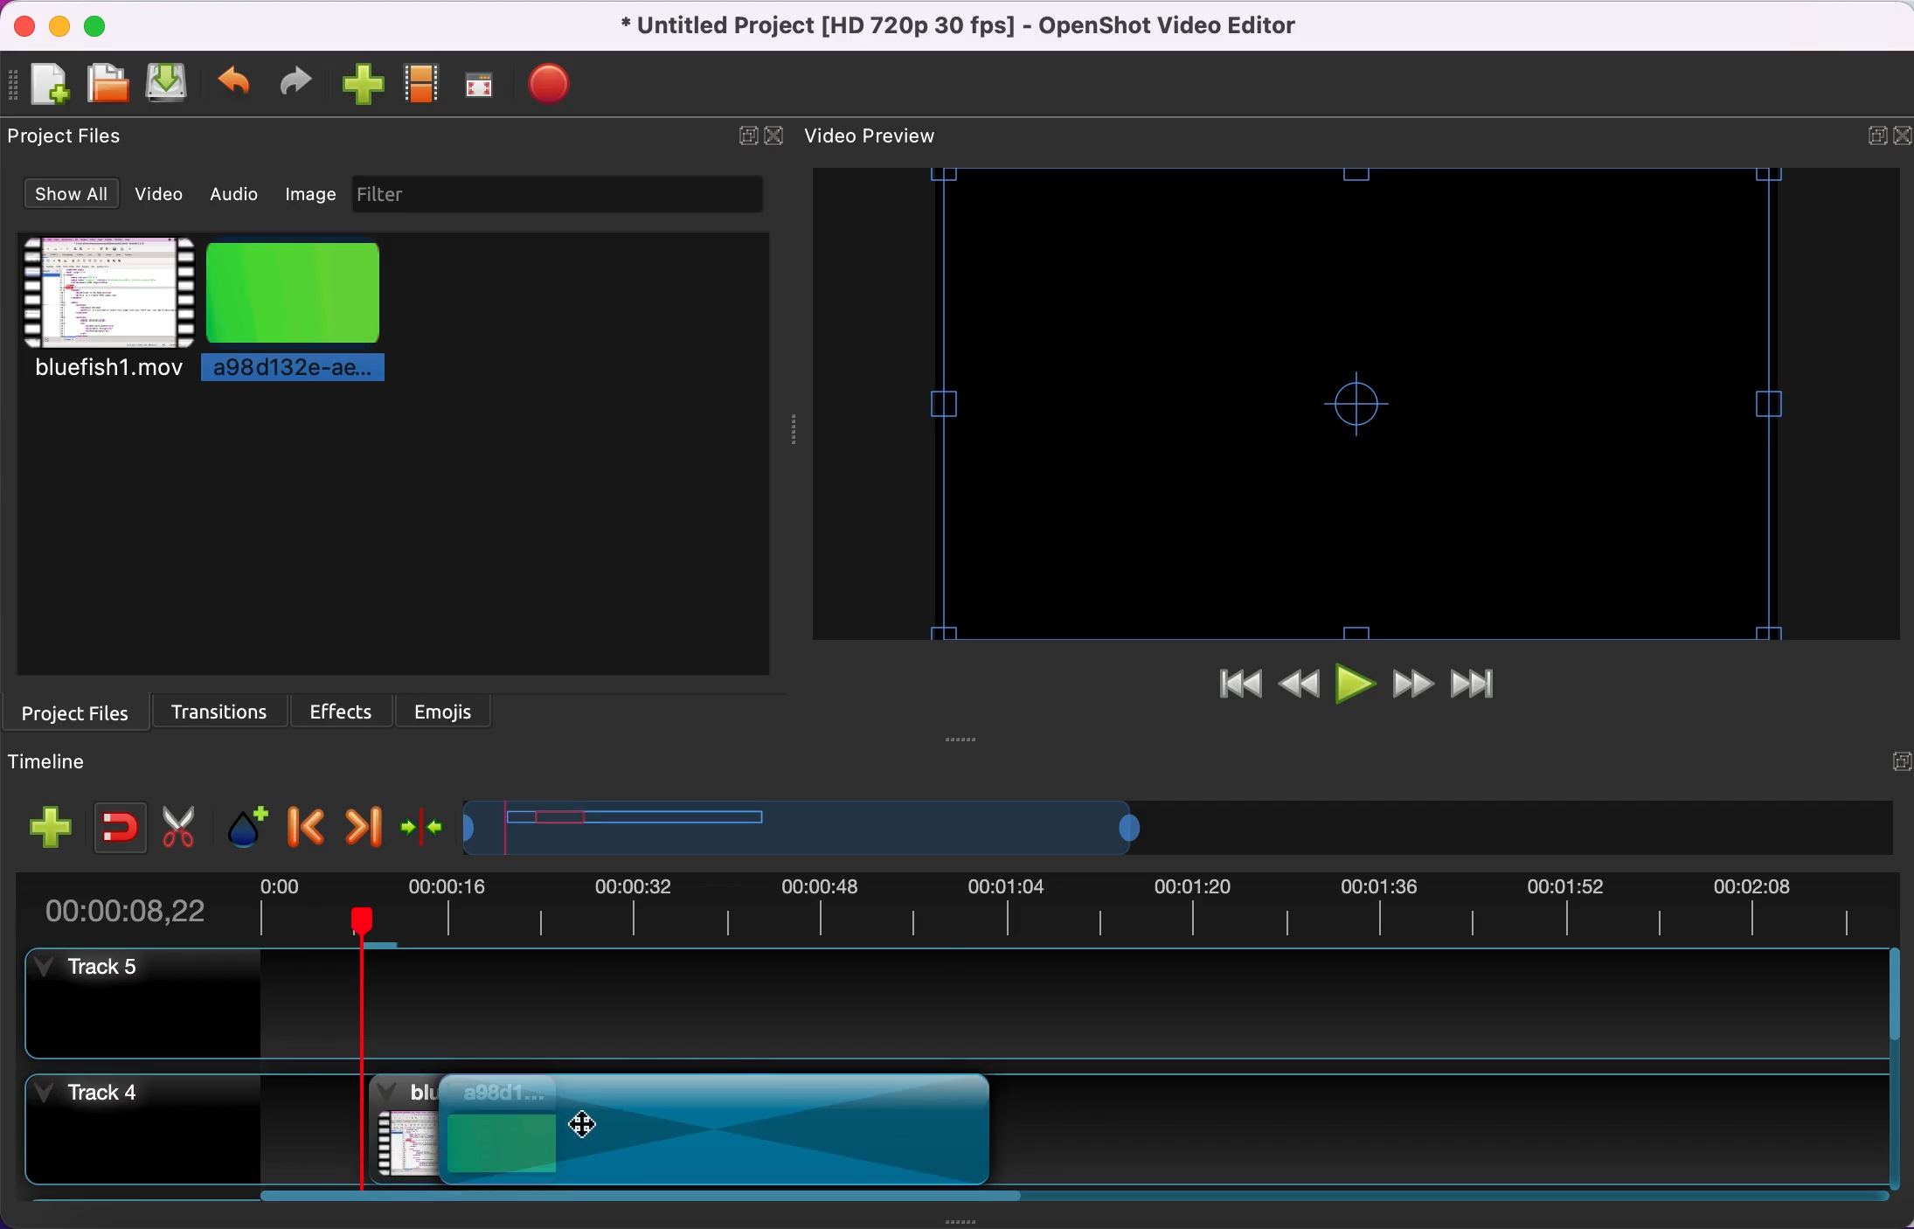  Describe the element at coordinates (135, 1126) in the screenshot. I see `track 4` at that location.